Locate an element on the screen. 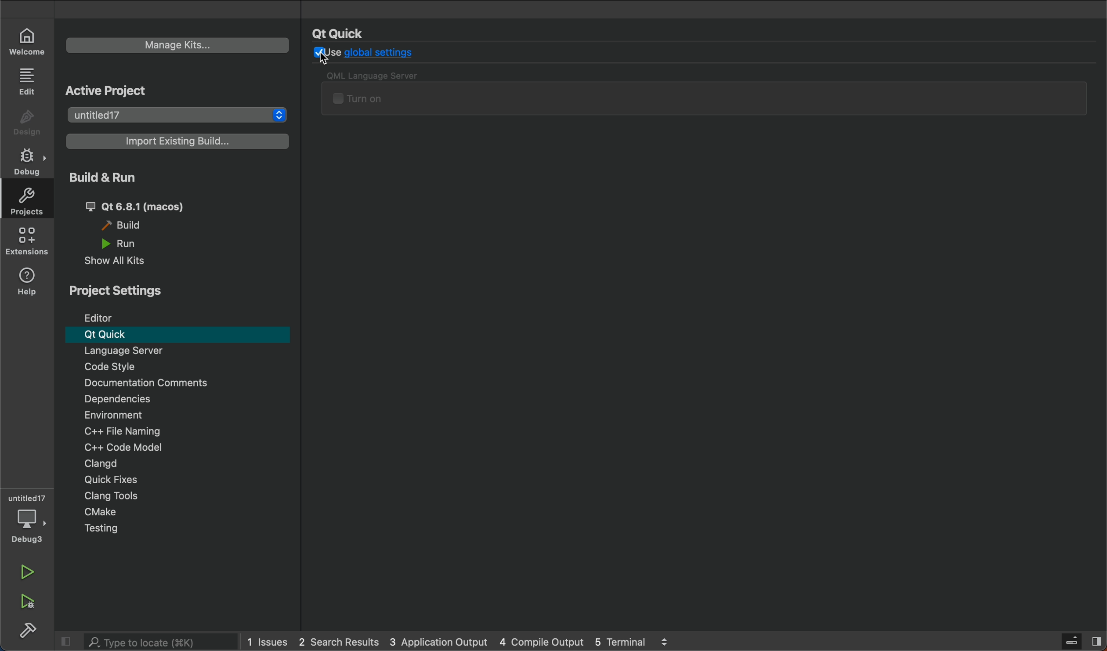 Image resolution: width=1107 pixels, height=651 pixels. build is located at coordinates (30, 630).